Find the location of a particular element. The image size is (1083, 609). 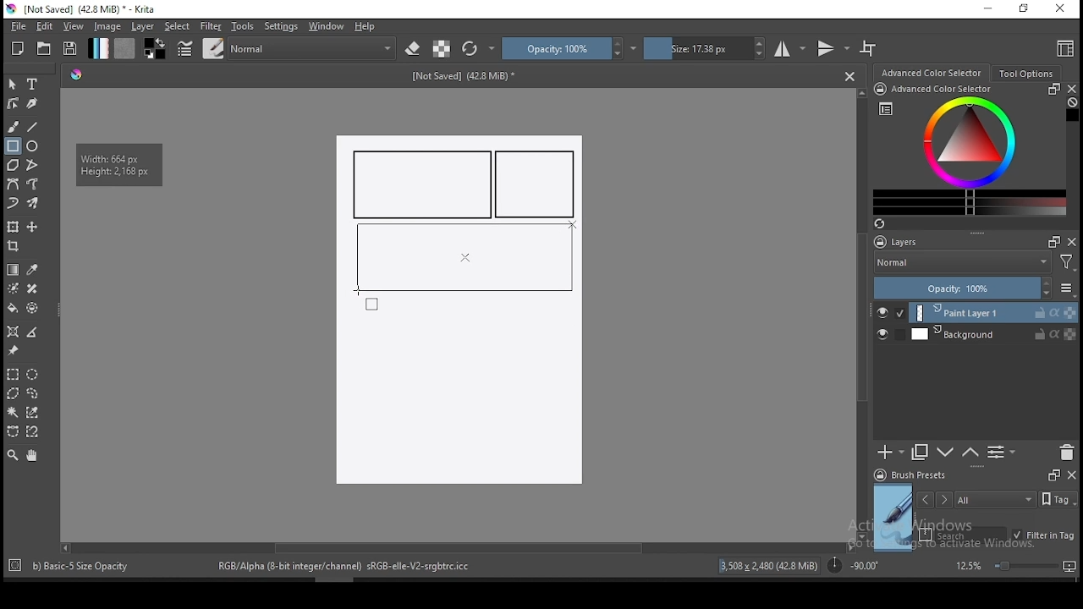

polyline tool is located at coordinates (32, 163).